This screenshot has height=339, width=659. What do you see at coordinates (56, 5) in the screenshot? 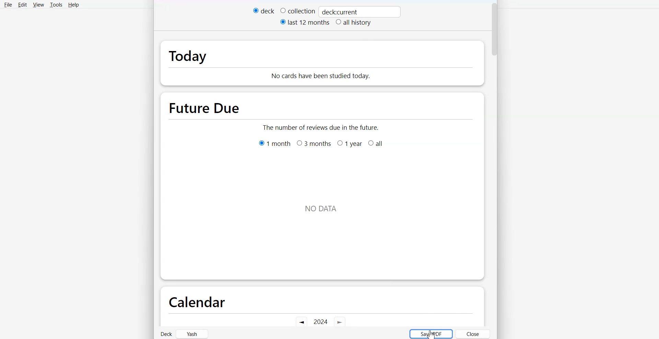
I see `Tools` at bounding box center [56, 5].